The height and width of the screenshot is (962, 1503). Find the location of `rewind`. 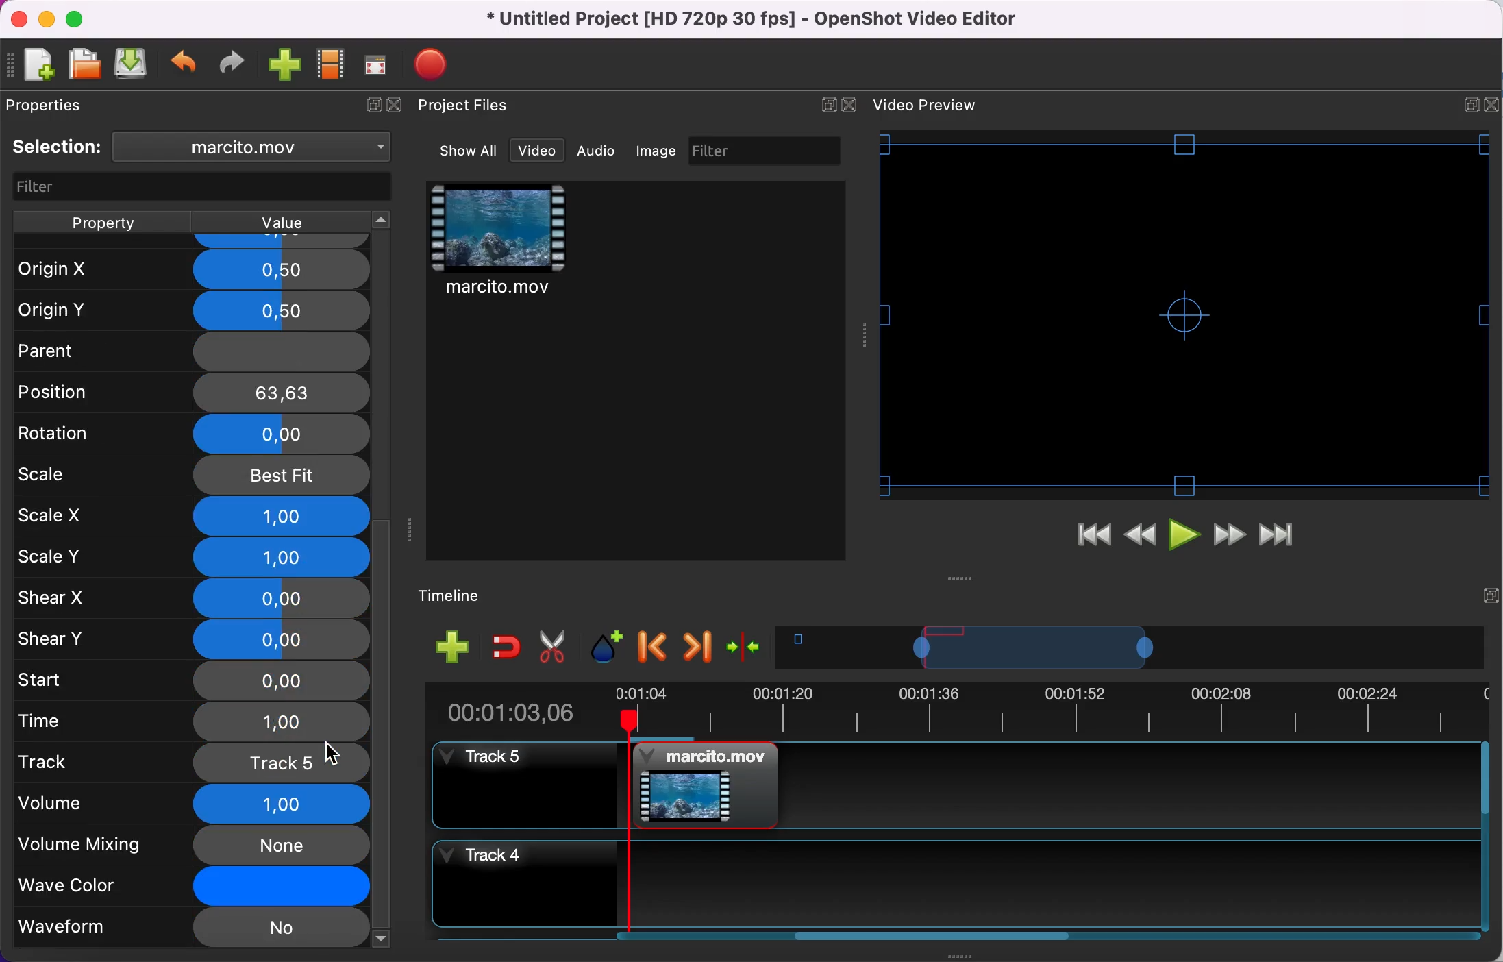

rewind is located at coordinates (1141, 539).